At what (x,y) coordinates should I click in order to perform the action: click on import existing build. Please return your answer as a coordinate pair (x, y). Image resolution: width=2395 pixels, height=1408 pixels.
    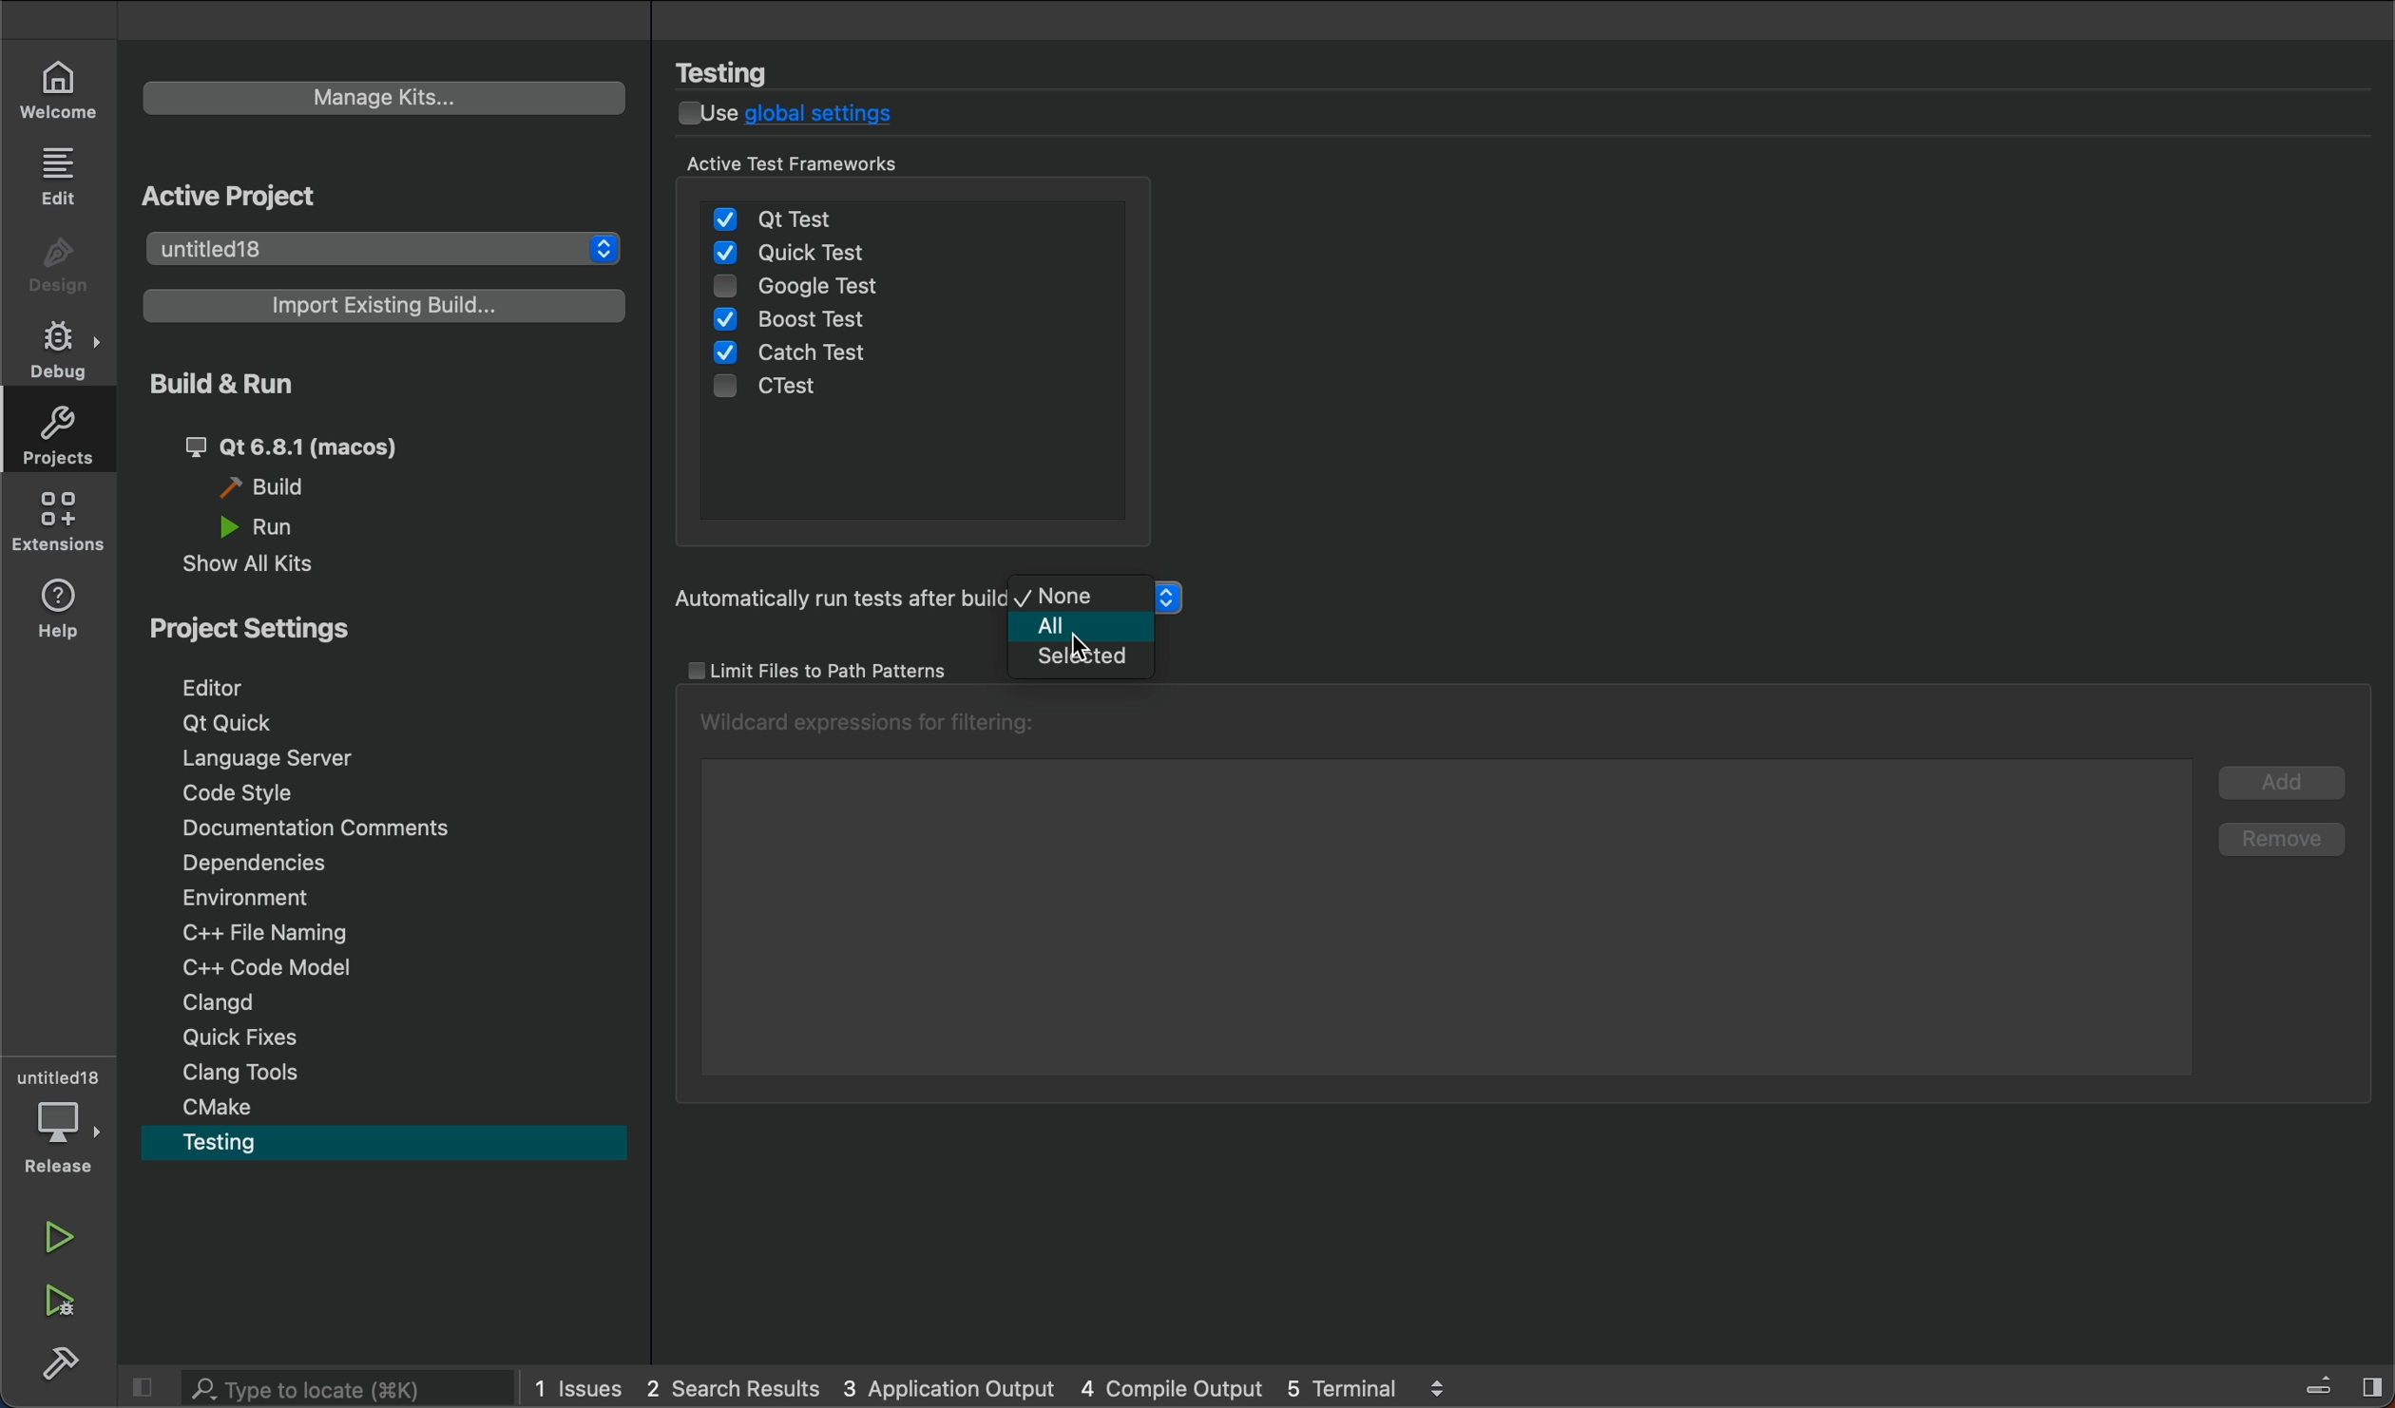
    Looking at the image, I should click on (374, 304).